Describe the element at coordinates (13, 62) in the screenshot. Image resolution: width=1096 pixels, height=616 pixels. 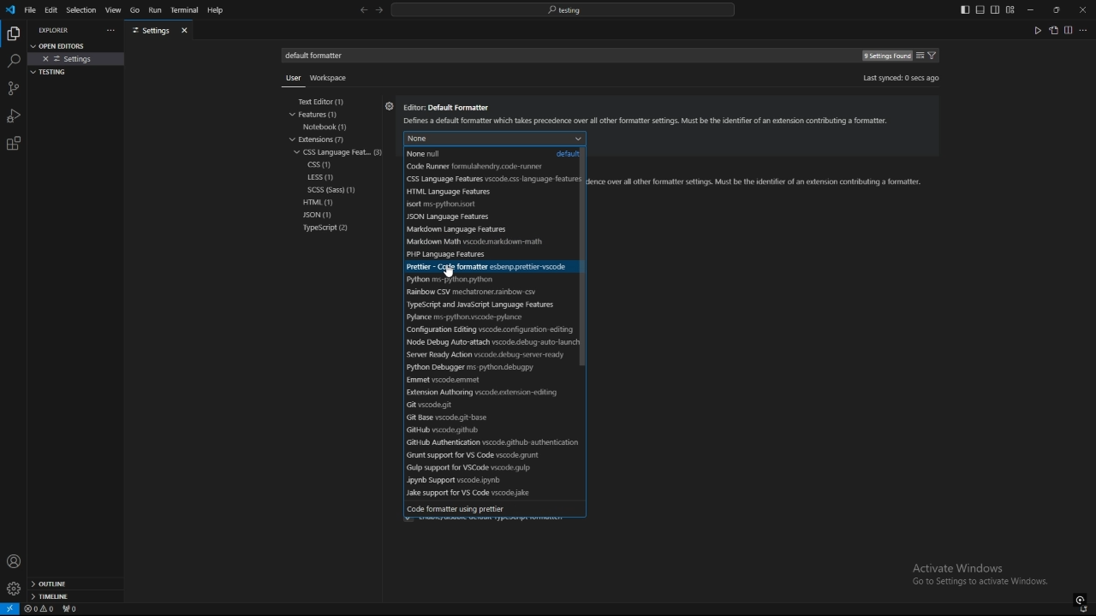
I see `search` at that location.